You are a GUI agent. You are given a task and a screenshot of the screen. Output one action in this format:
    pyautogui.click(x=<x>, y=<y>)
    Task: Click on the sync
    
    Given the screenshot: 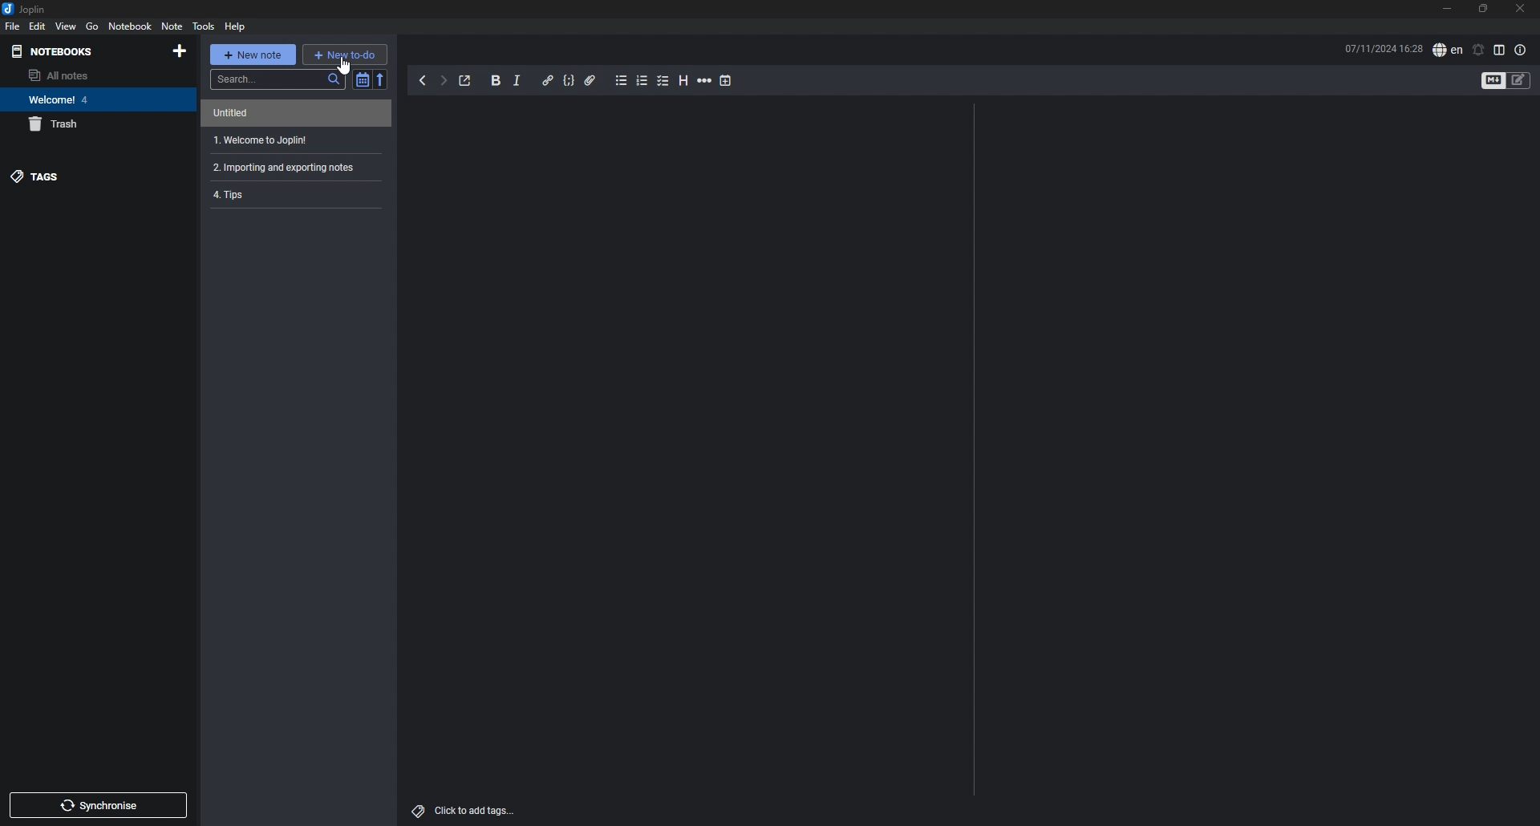 What is the action you would take?
    pyautogui.click(x=98, y=804)
    